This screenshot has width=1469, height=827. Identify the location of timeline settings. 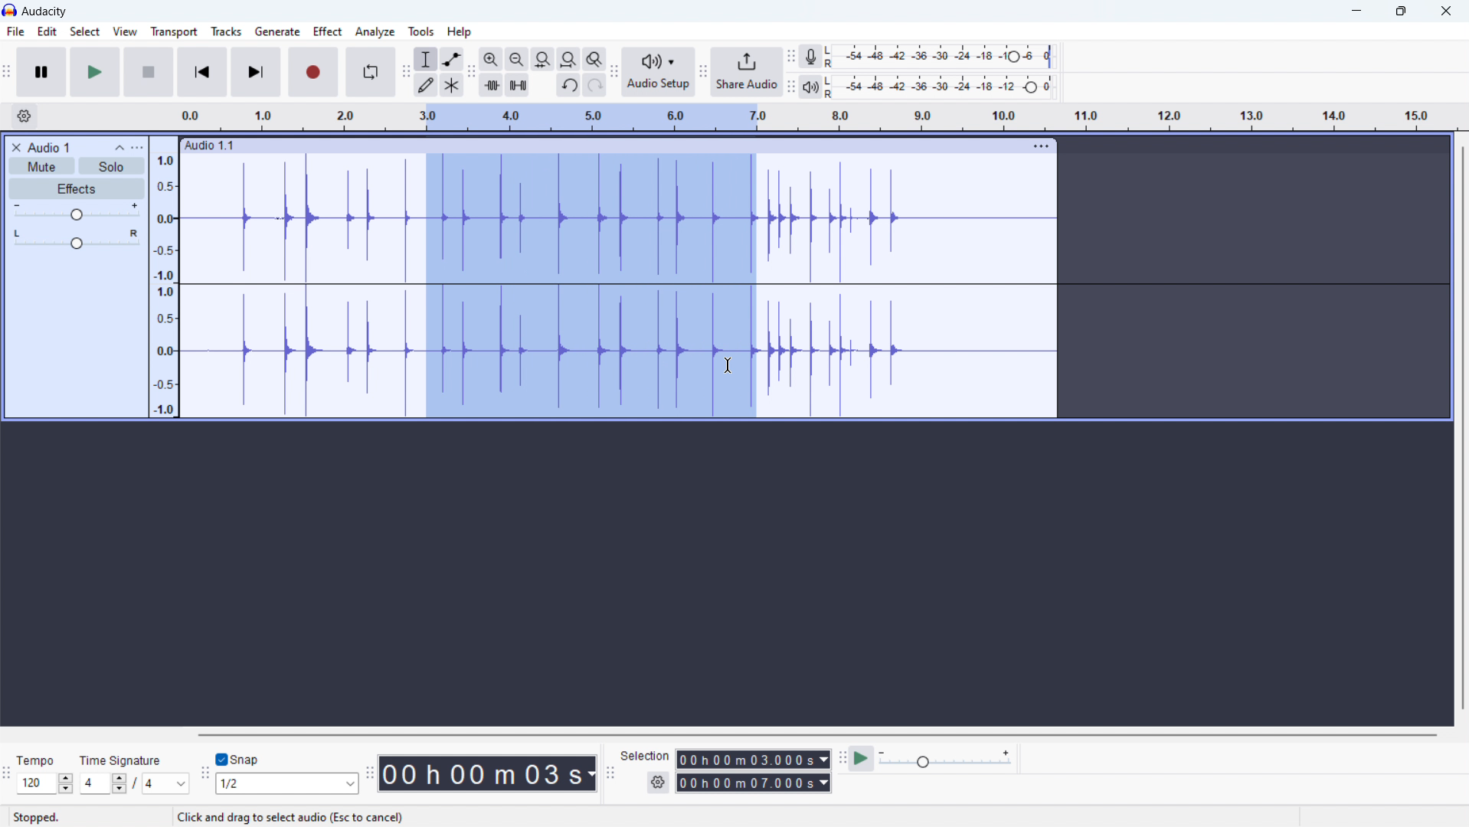
(24, 116).